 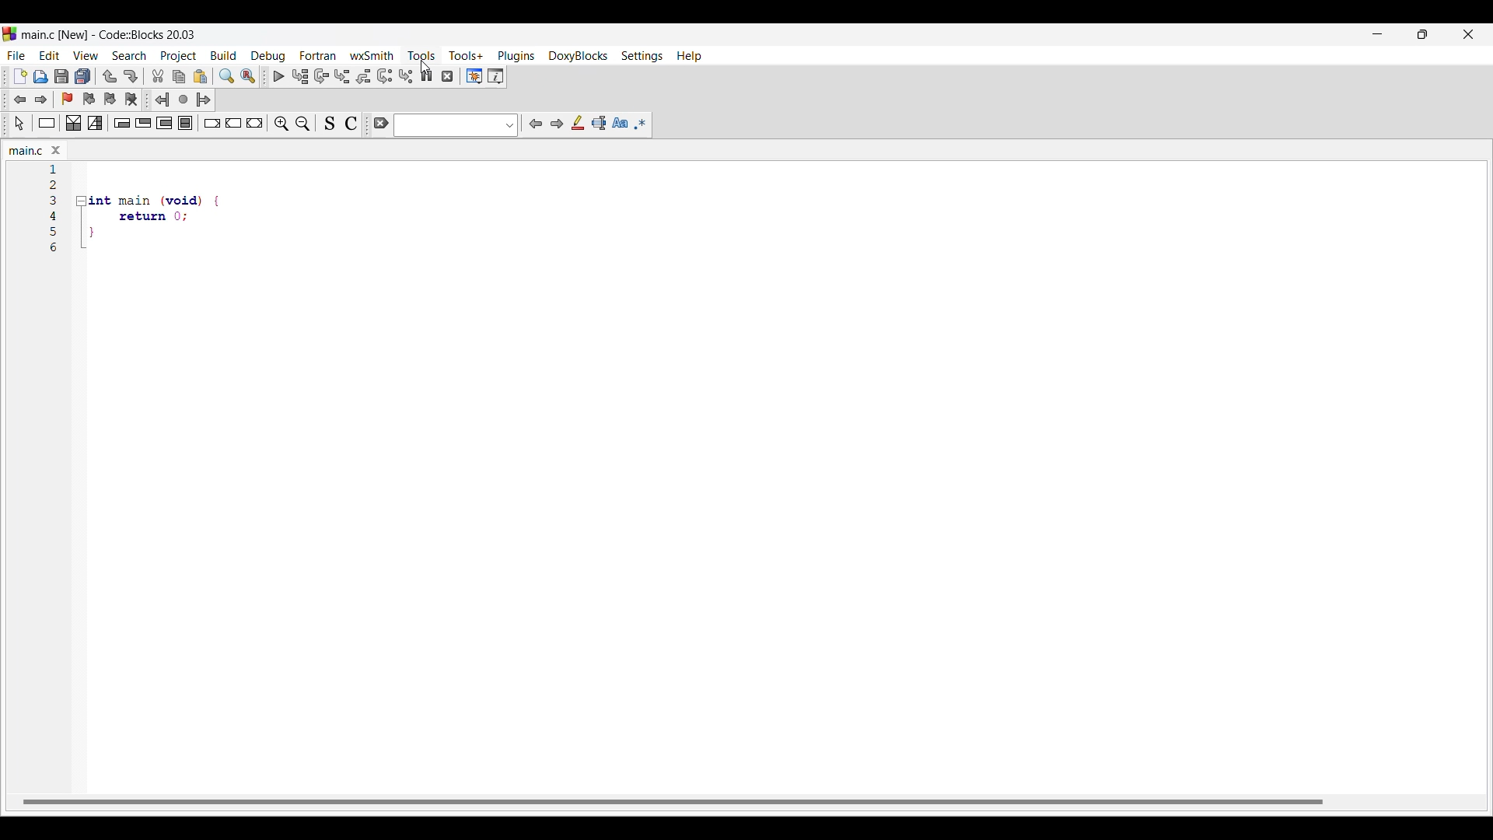 I want to click on File menu, so click(x=16, y=56).